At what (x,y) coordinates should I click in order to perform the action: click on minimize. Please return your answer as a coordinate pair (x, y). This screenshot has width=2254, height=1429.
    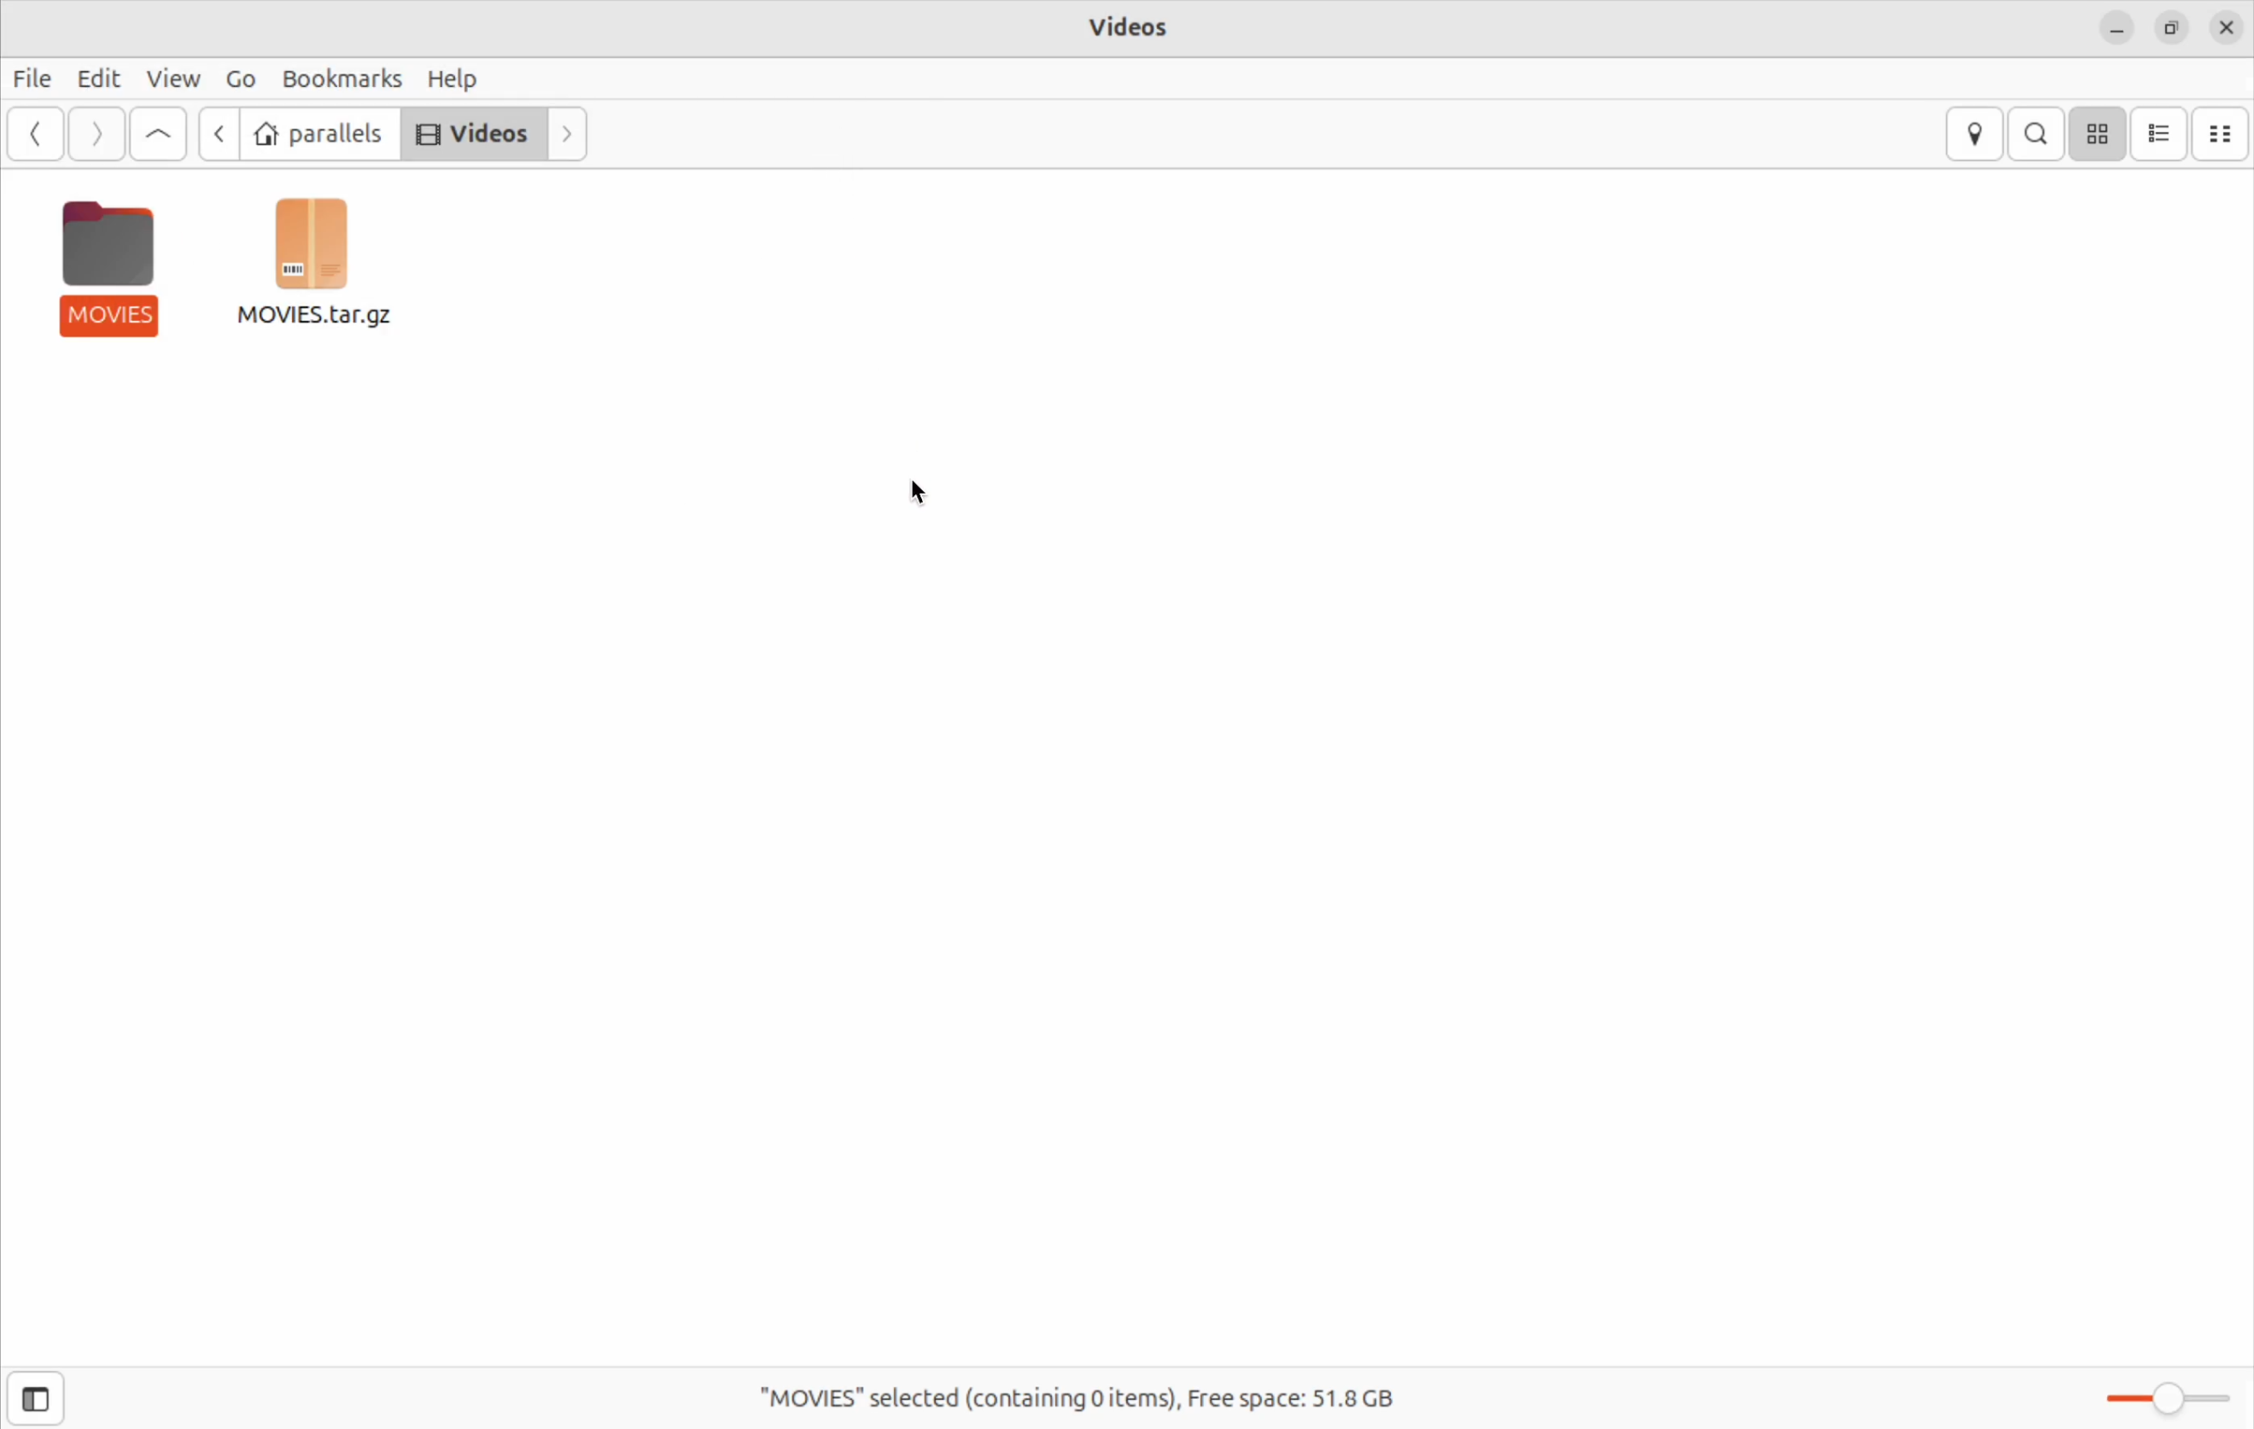
    Looking at the image, I should click on (2113, 25).